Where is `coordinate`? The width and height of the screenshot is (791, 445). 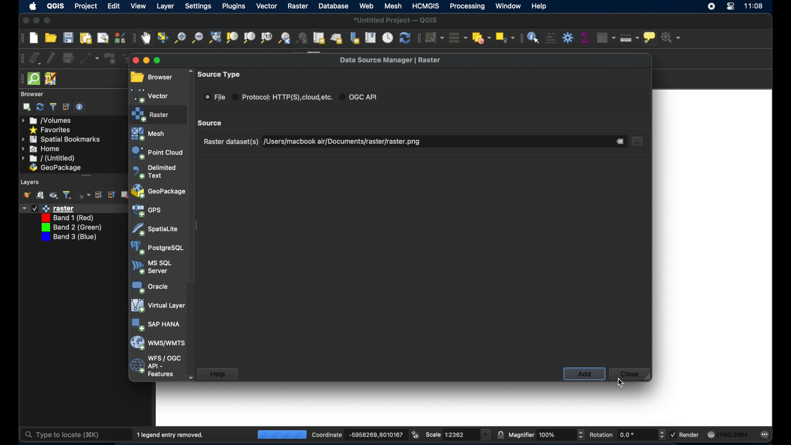 coordinate is located at coordinates (325, 434).